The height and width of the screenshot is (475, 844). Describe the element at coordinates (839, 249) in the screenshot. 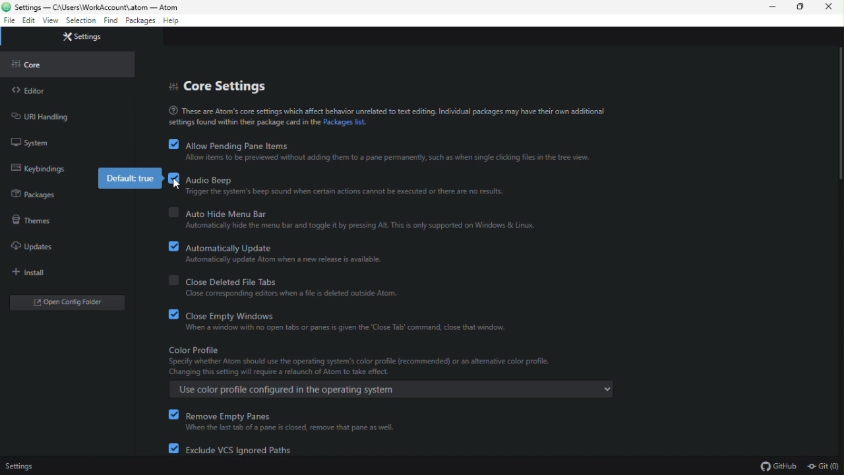

I see `Scroll bar` at that location.